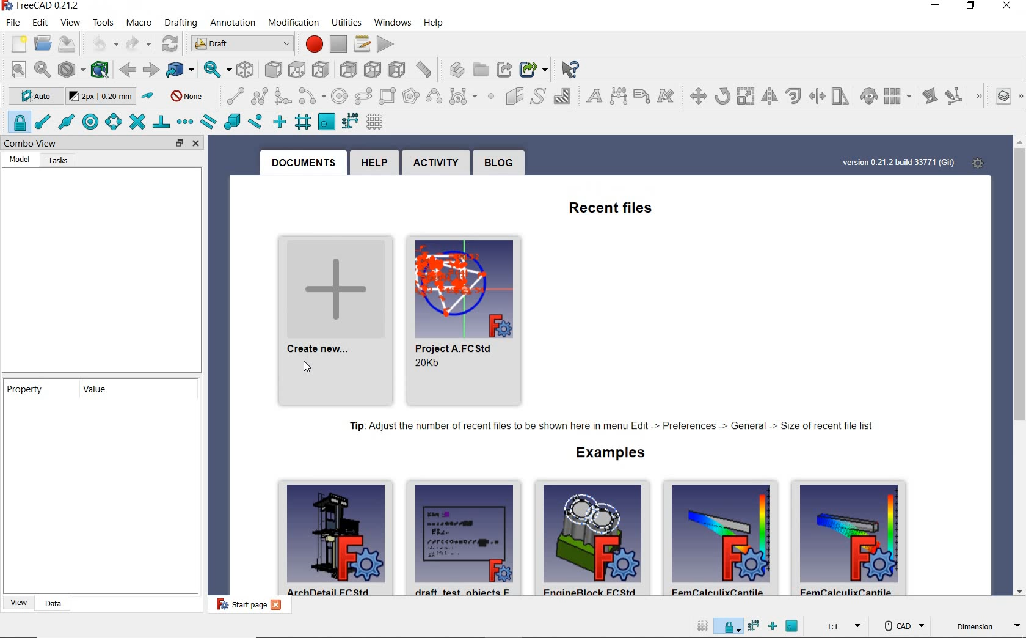  I want to click on fillet, so click(283, 97).